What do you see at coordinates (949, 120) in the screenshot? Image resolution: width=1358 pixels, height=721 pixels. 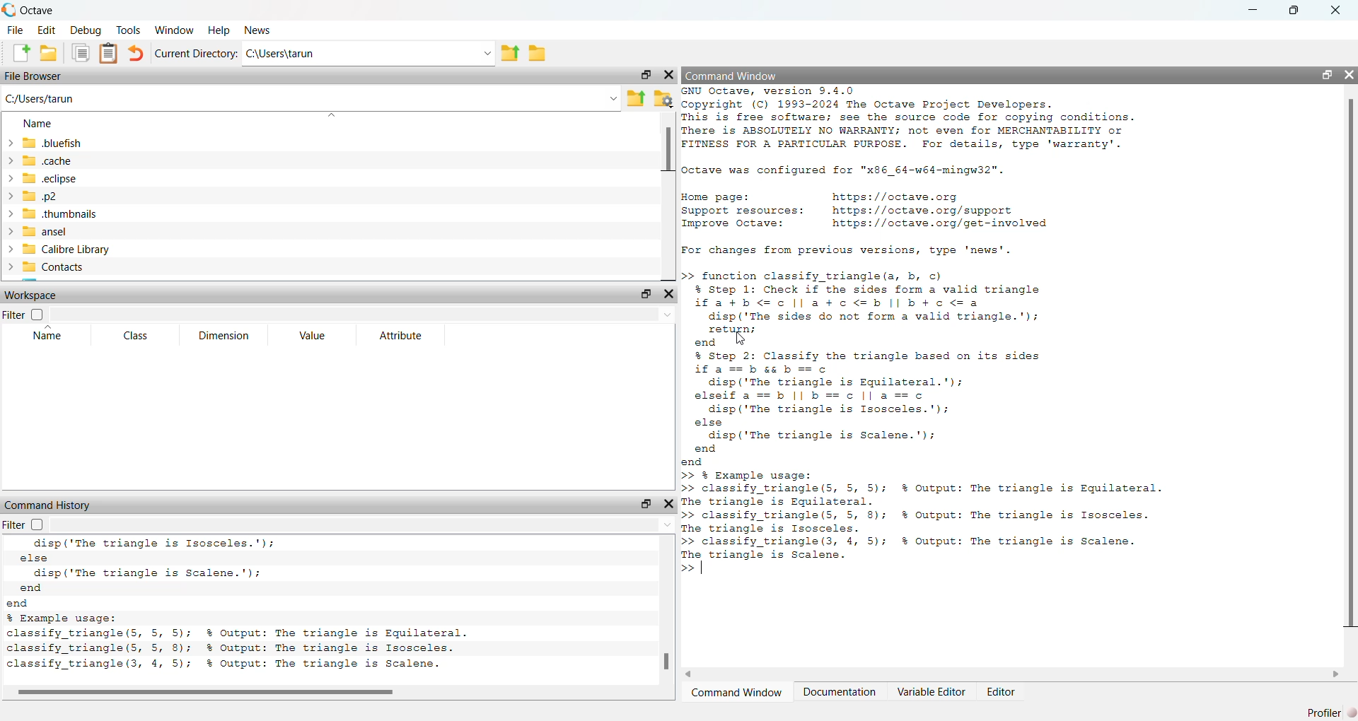 I see `details of version and copyright of octave` at bounding box center [949, 120].